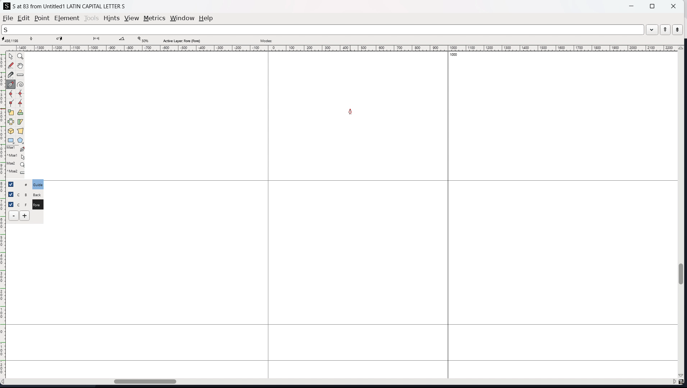 The image size is (687, 388). What do you see at coordinates (182, 18) in the screenshot?
I see `window` at bounding box center [182, 18].